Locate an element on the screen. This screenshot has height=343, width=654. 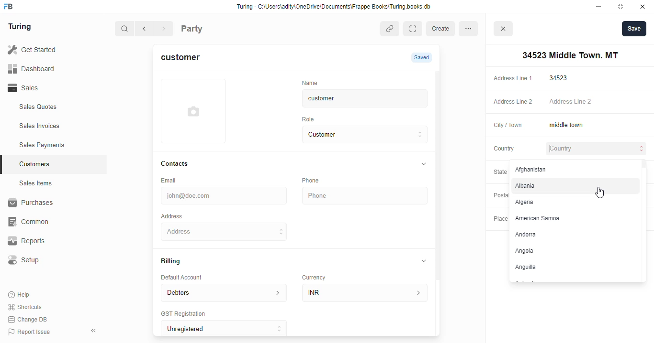
Sales Quotes is located at coordinates (51, 108).